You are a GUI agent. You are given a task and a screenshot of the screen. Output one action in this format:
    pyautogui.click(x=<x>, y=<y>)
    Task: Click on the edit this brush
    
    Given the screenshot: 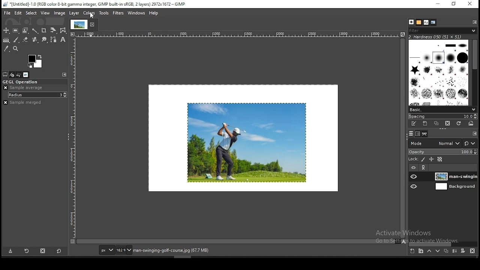 What is the action you would take?
    pyautogui.click(x=413, y=124)
    